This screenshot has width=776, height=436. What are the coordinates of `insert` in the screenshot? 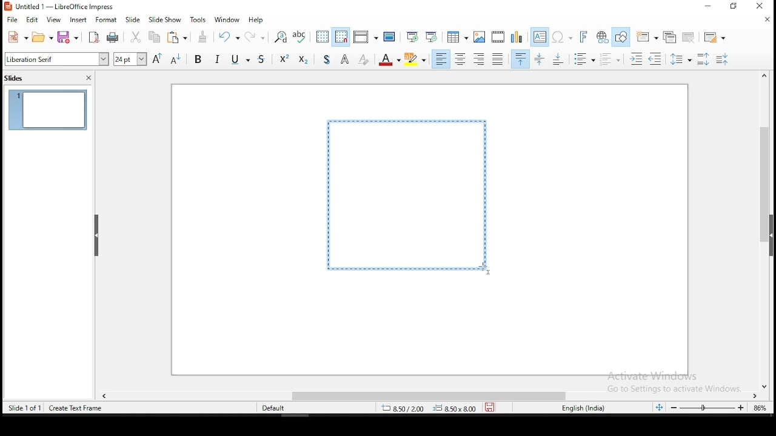 It's located at (79, 21).